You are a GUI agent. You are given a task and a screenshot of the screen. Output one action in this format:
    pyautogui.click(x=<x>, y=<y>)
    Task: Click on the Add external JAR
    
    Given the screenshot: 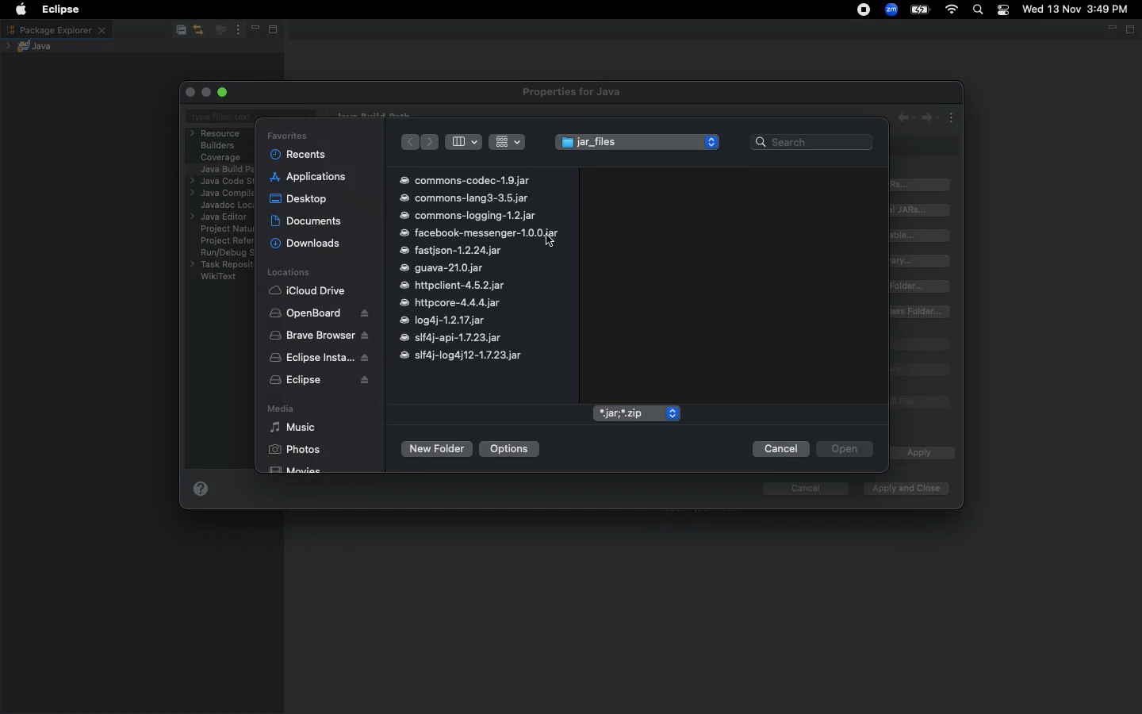 What is the action you would take?
    pyautogui.click(x=921, y=209)
    